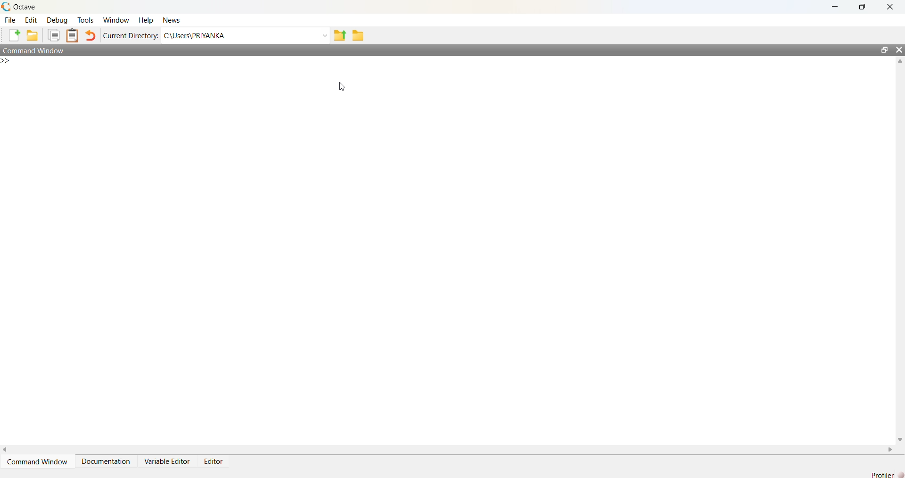 This screenshot has width=905, height=478. Describe the element at coordinates (173, 19) in the screenshot. I see `News` at that location.